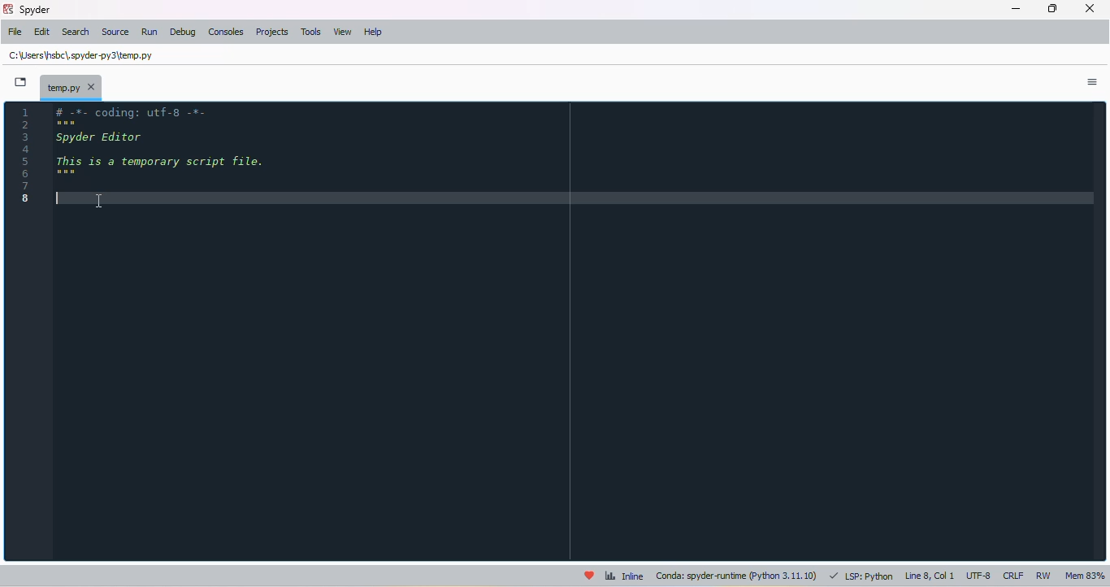  Describe the element at coordinates (979, 576) in the screenshot. I see `UTF-8` at that location.